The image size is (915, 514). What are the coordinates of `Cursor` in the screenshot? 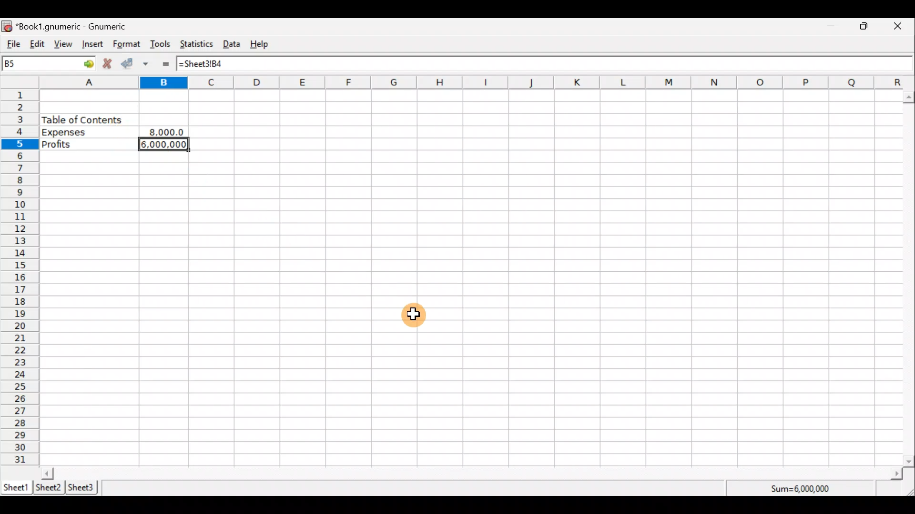 It's located at (414, 316).